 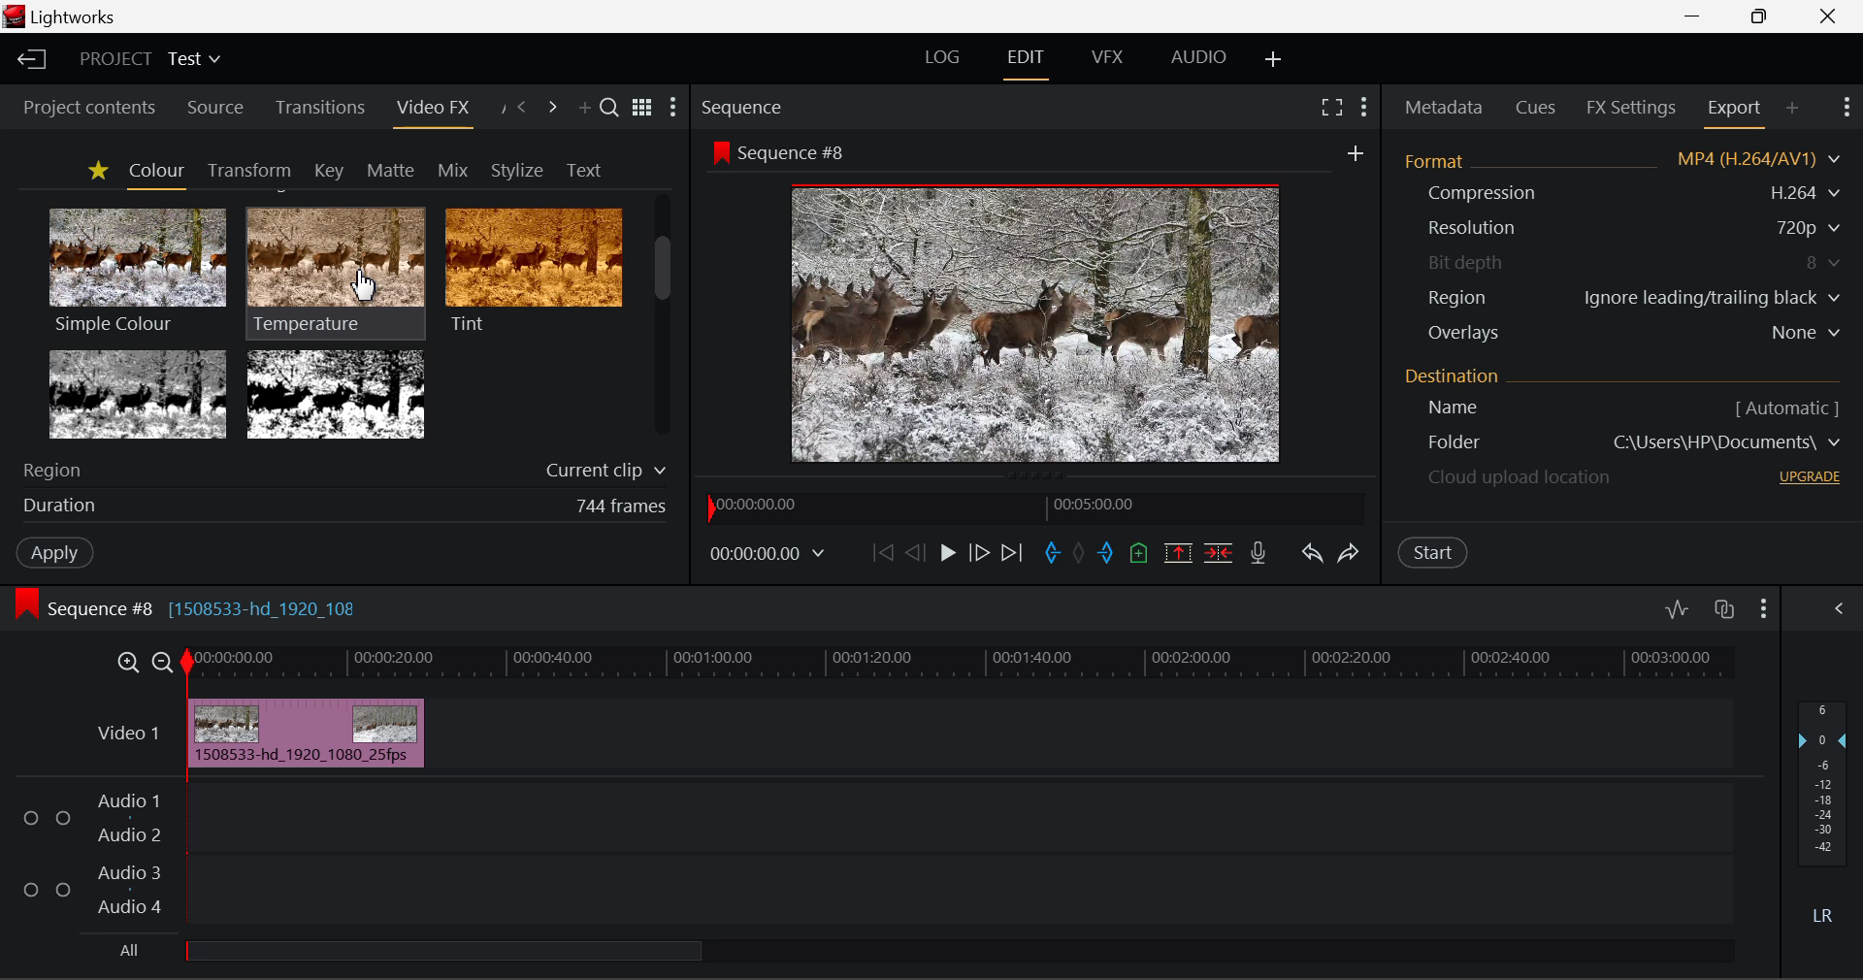 What do you see at coordinates (1811, 227) in the screenshot?
I see `720p ` at bounding box center [1811, 227].